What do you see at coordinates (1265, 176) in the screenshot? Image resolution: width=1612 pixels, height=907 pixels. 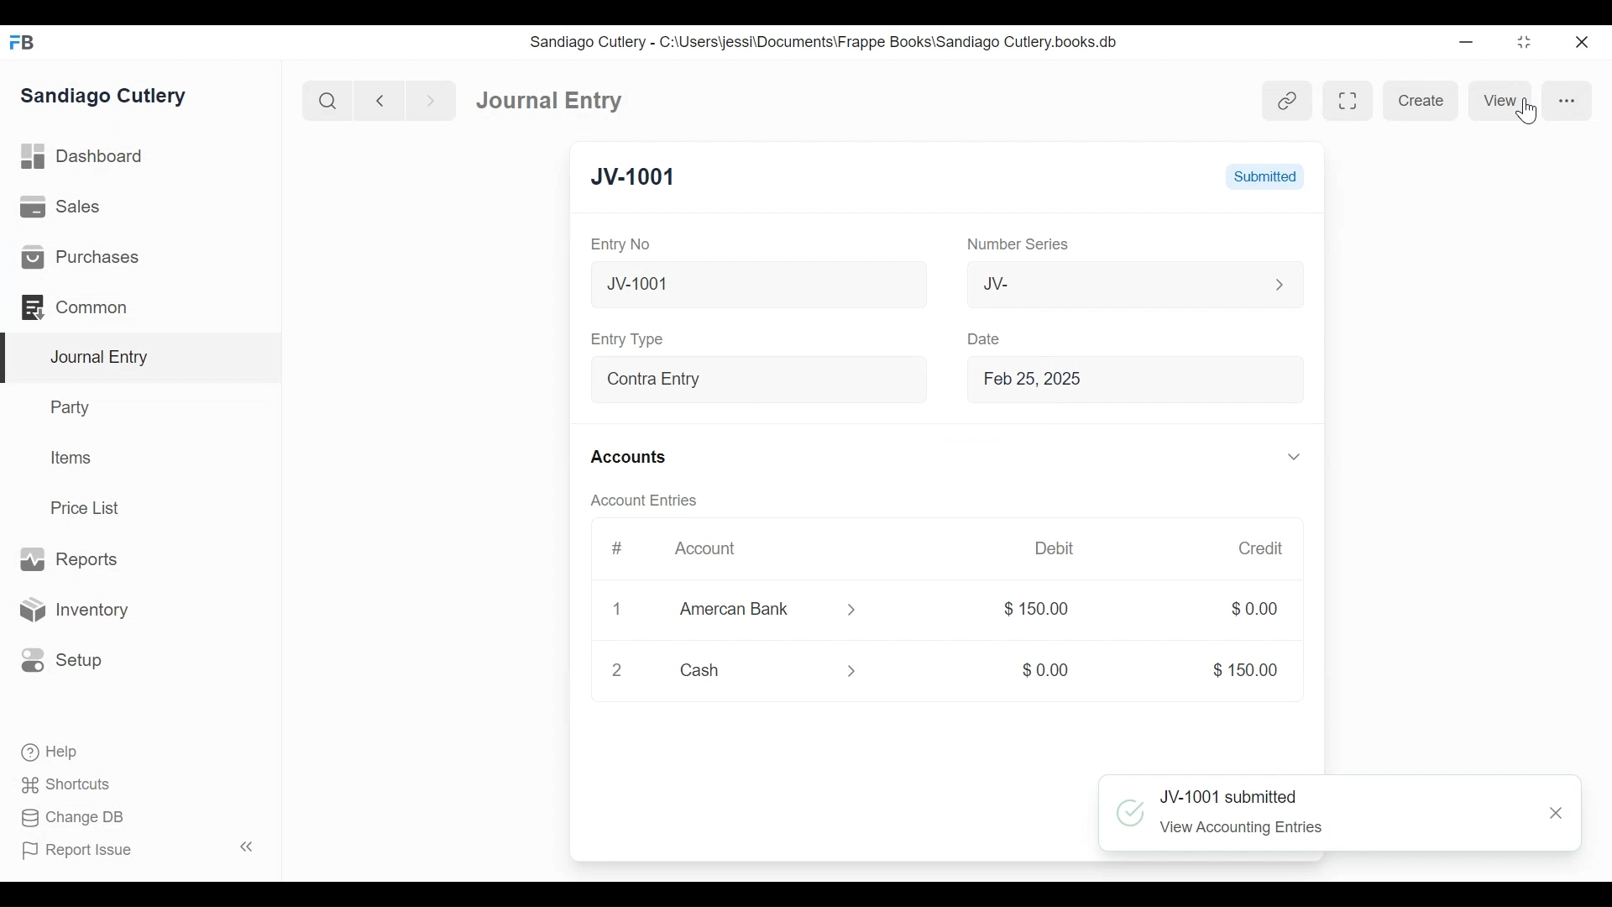 I see `Submitted` at bounding box center [1265, 176].